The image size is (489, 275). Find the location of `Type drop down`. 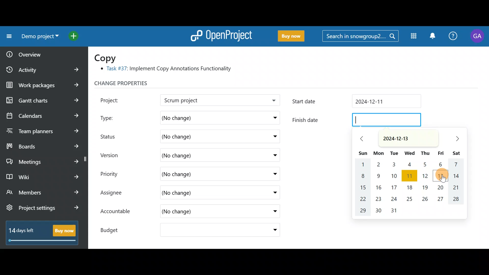

Type drop down is located at coordinates (274, 119).